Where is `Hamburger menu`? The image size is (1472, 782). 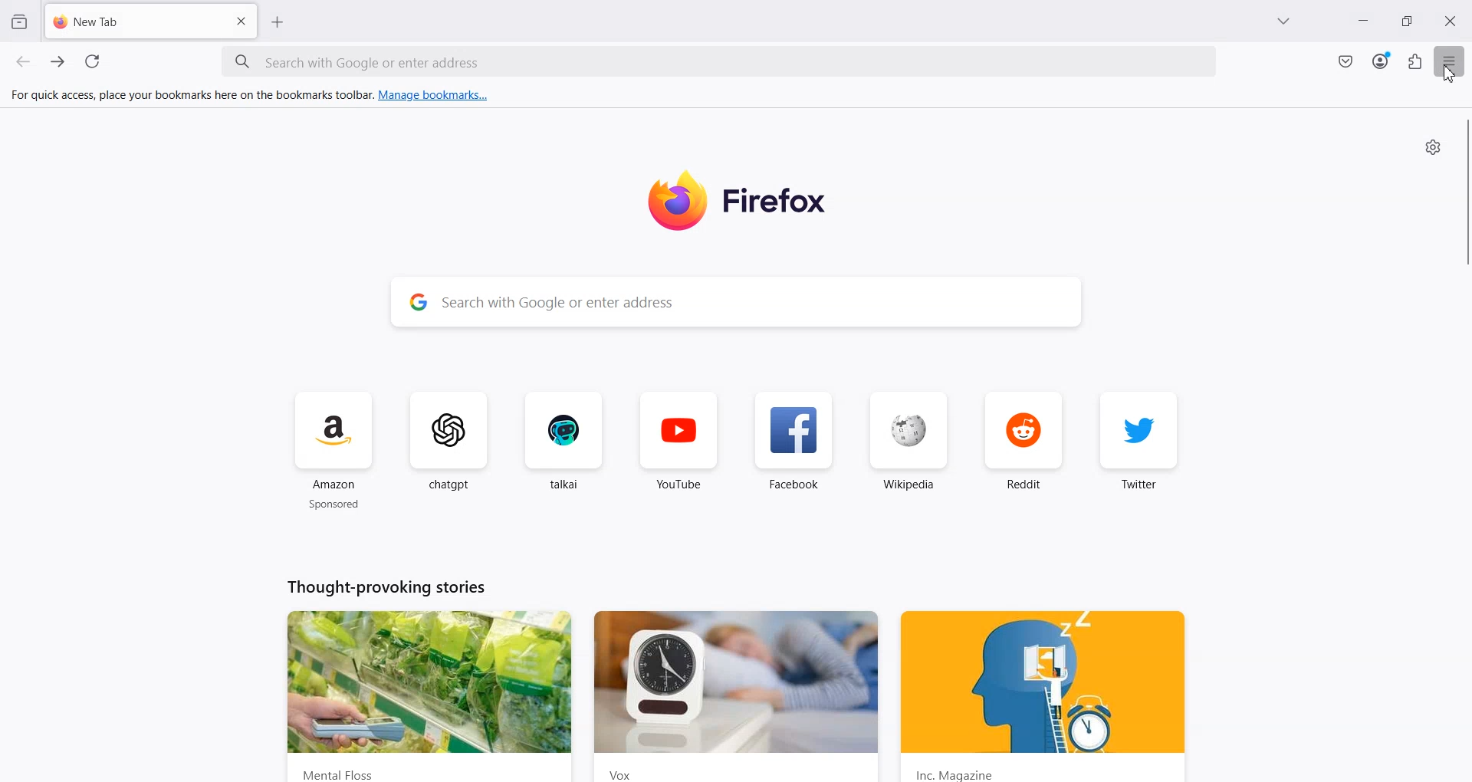
Hamburger menu is located at coordinates (1451, 62).